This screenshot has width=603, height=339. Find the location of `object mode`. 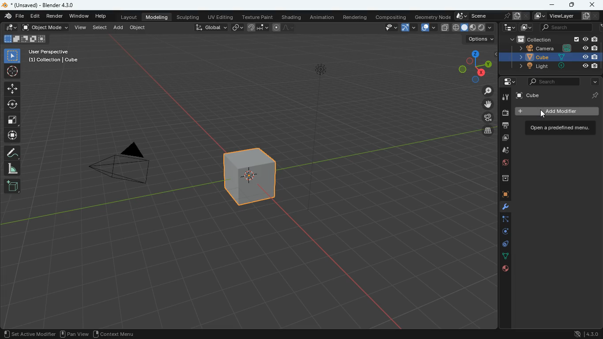

object mode is located at coordinates (45, 28).